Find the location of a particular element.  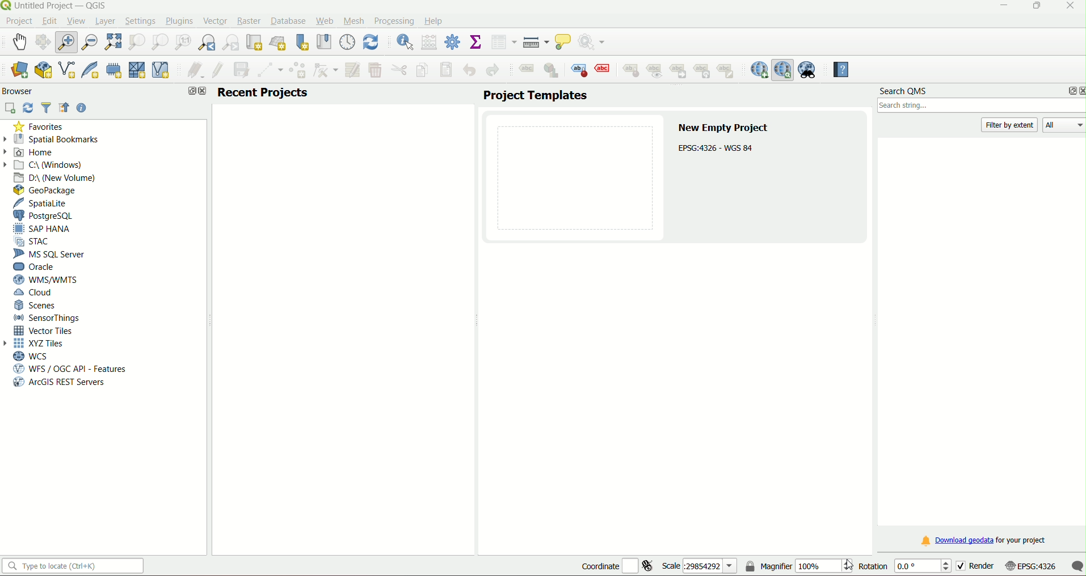

WMS/WMTS is located at coordinates (44, 279).